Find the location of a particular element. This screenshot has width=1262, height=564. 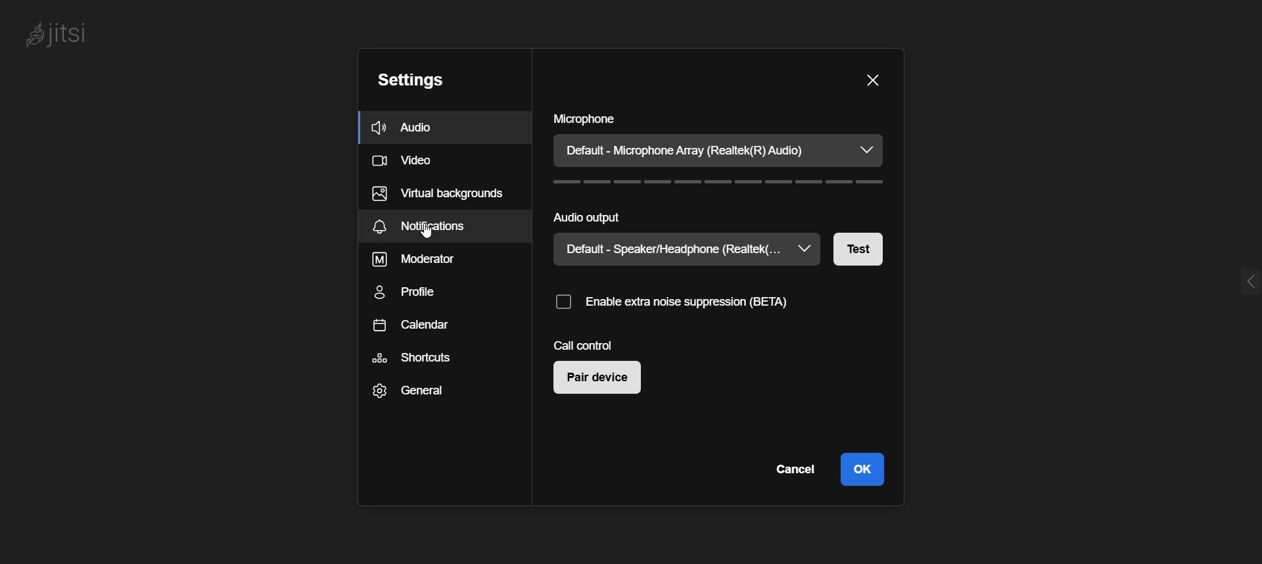

Moderator is located at coordinates (424, 260).